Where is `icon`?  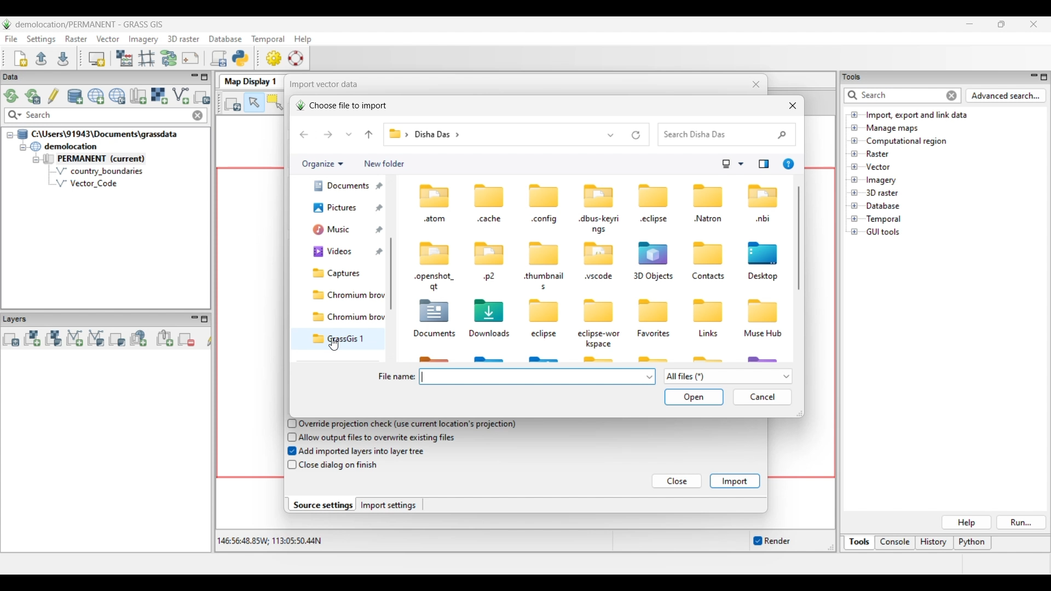
icon is located at coordinates (599, 195).